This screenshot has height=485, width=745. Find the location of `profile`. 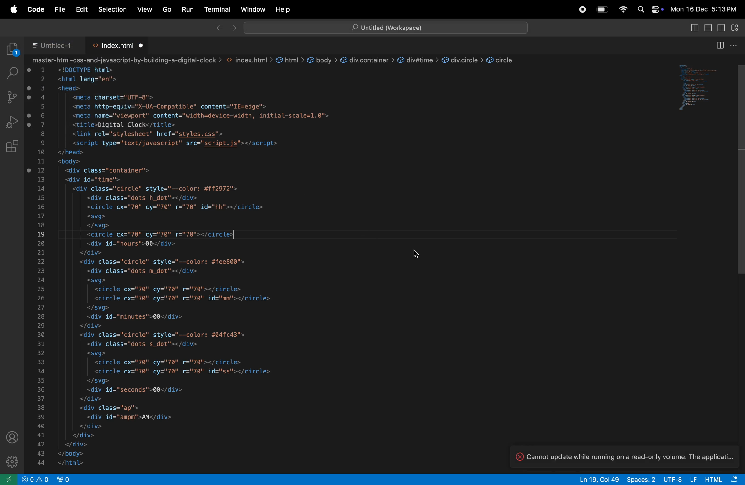

profile is located at coordinates (12, 438).